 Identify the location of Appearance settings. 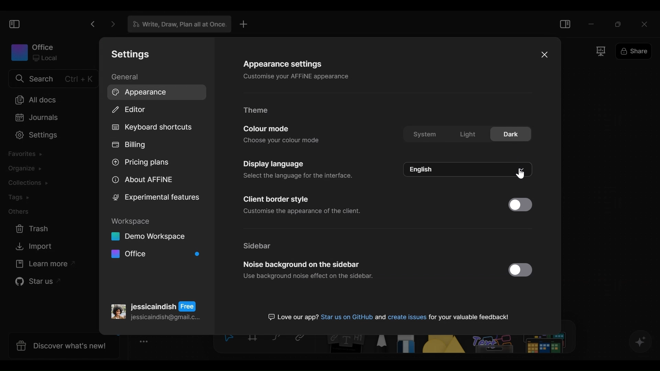
(297, 69).